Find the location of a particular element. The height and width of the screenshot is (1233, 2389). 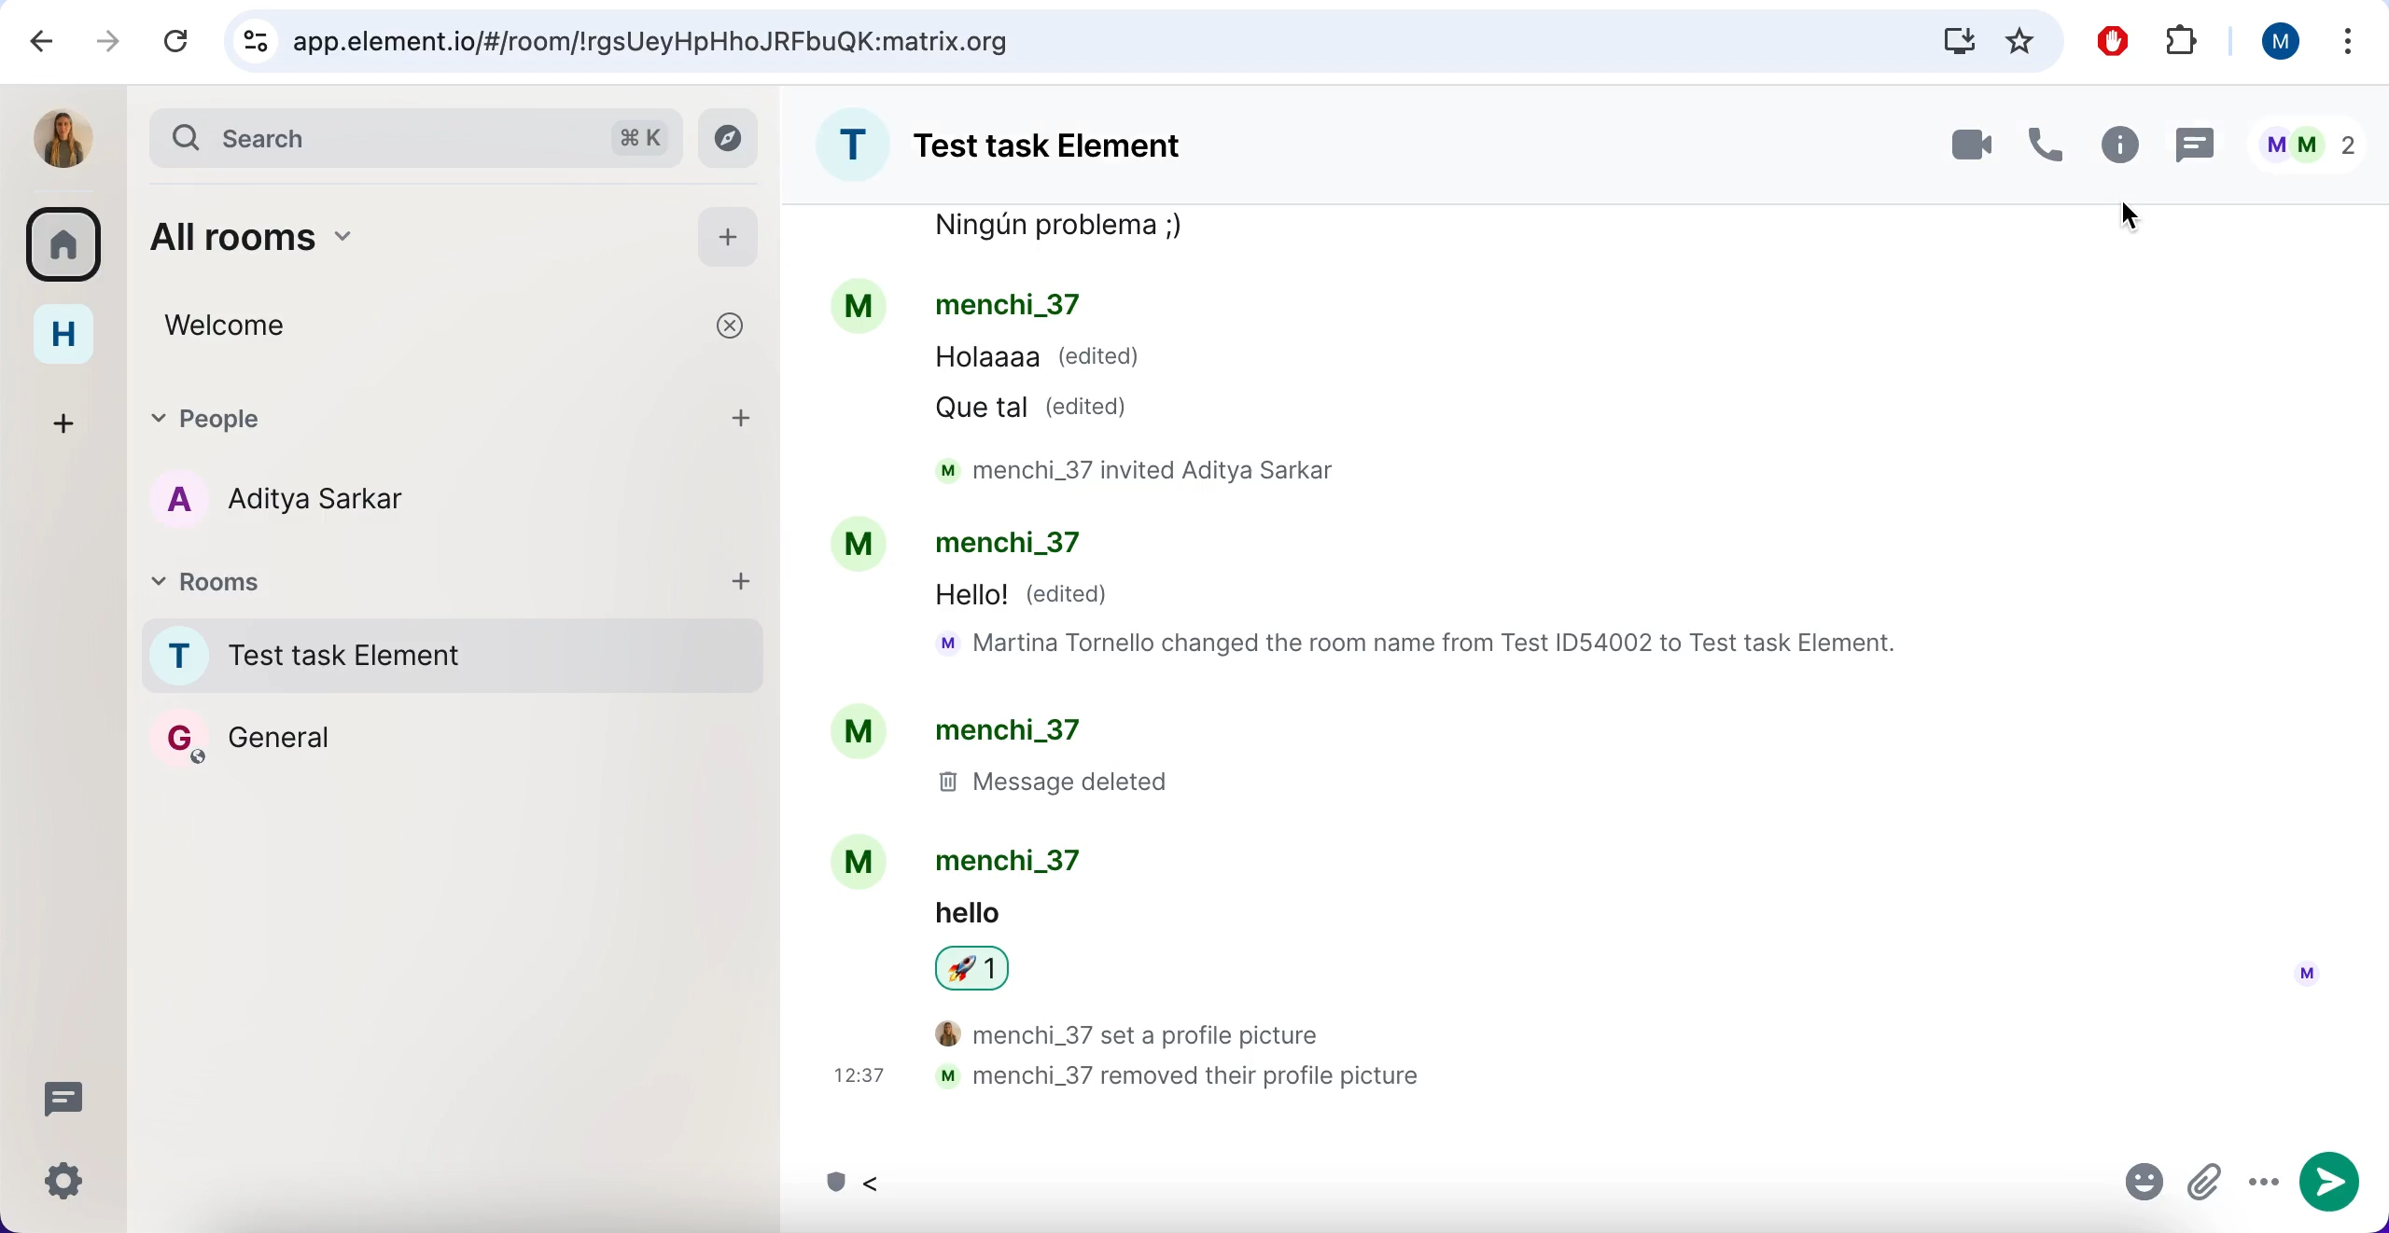

extensions is located at coordinates (2185, 44).